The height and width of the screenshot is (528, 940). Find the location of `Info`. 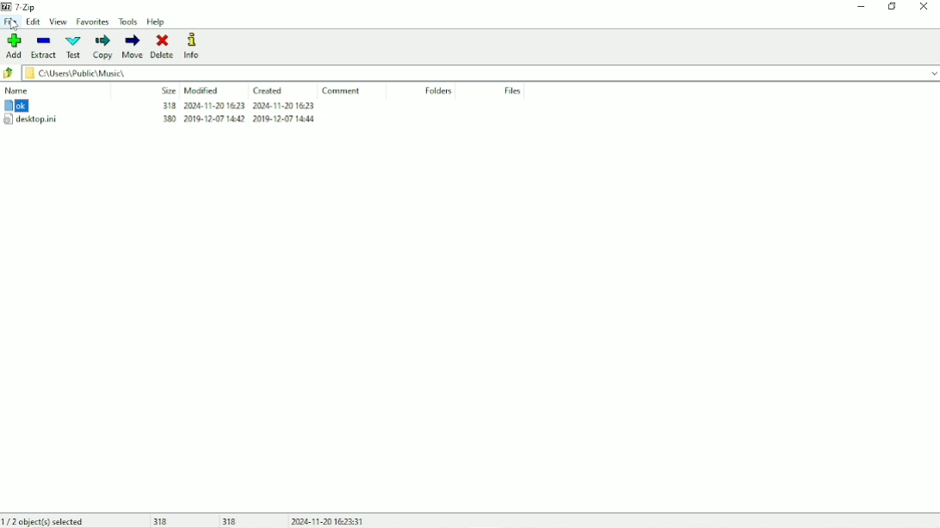

Info is located at coordinates (194, 46).